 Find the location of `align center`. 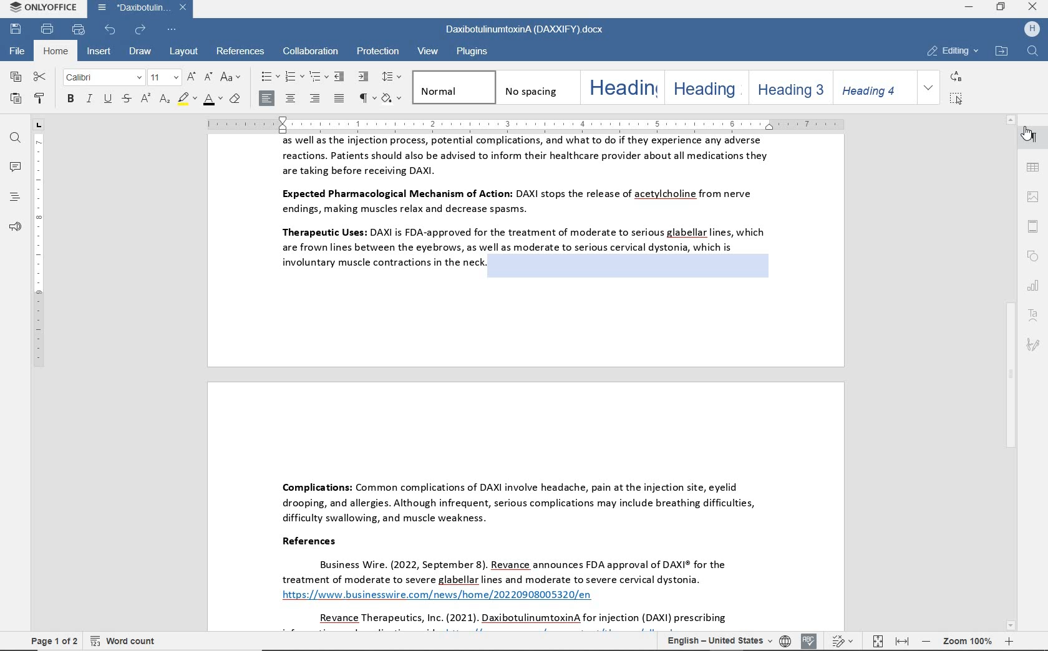

align center is located at coordinates (291, 98).